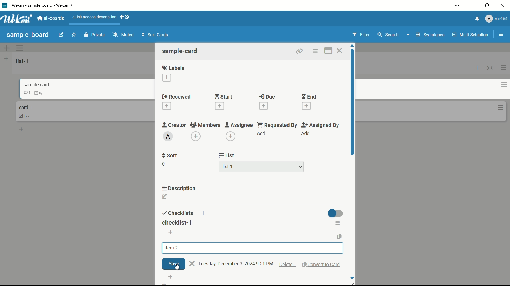 This screenshot has width=510, height=286. What do you see at coordinates (501, 84) in the screenshot?
I see `card actions` at bounding box center [501, 84].